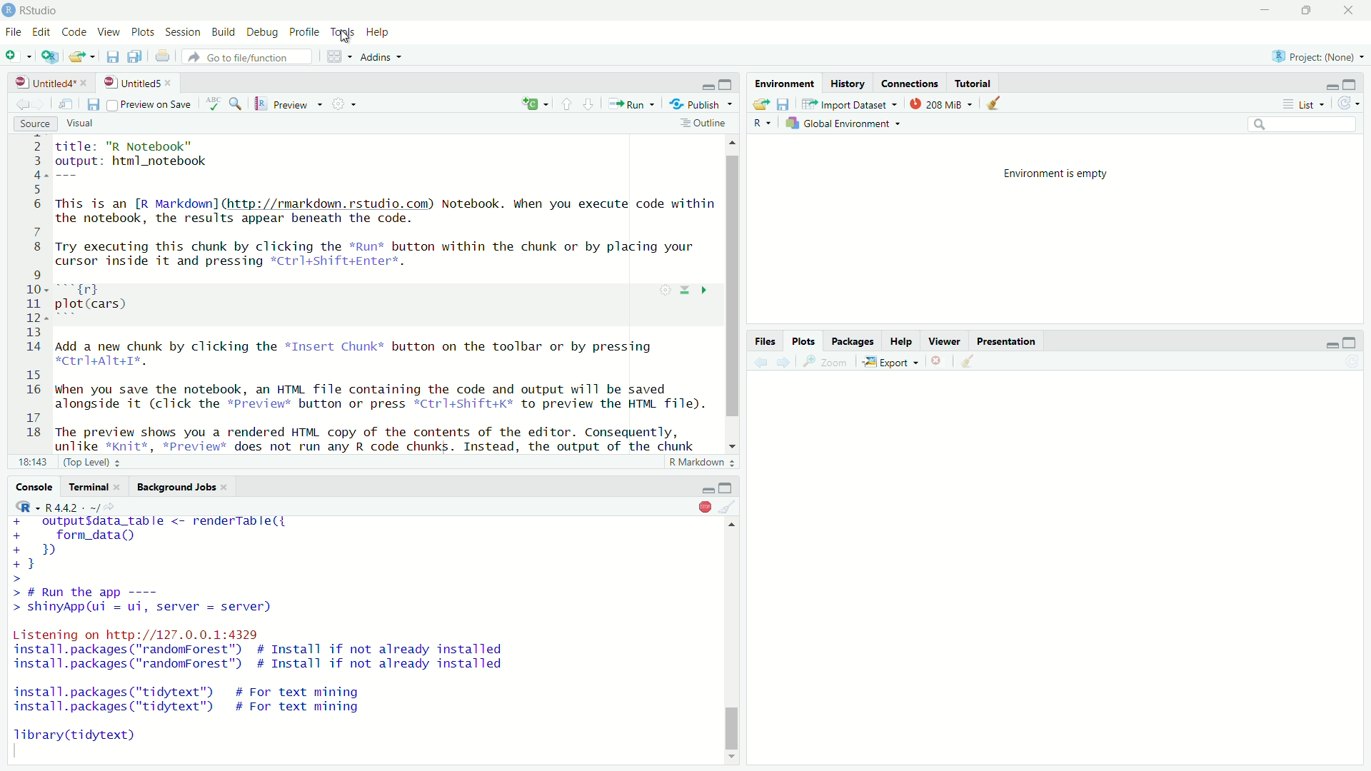 This screenshot has width=1371, height=771. Describe the element at coordinates (107, 33) in the screenshot. I see `View` at that location.